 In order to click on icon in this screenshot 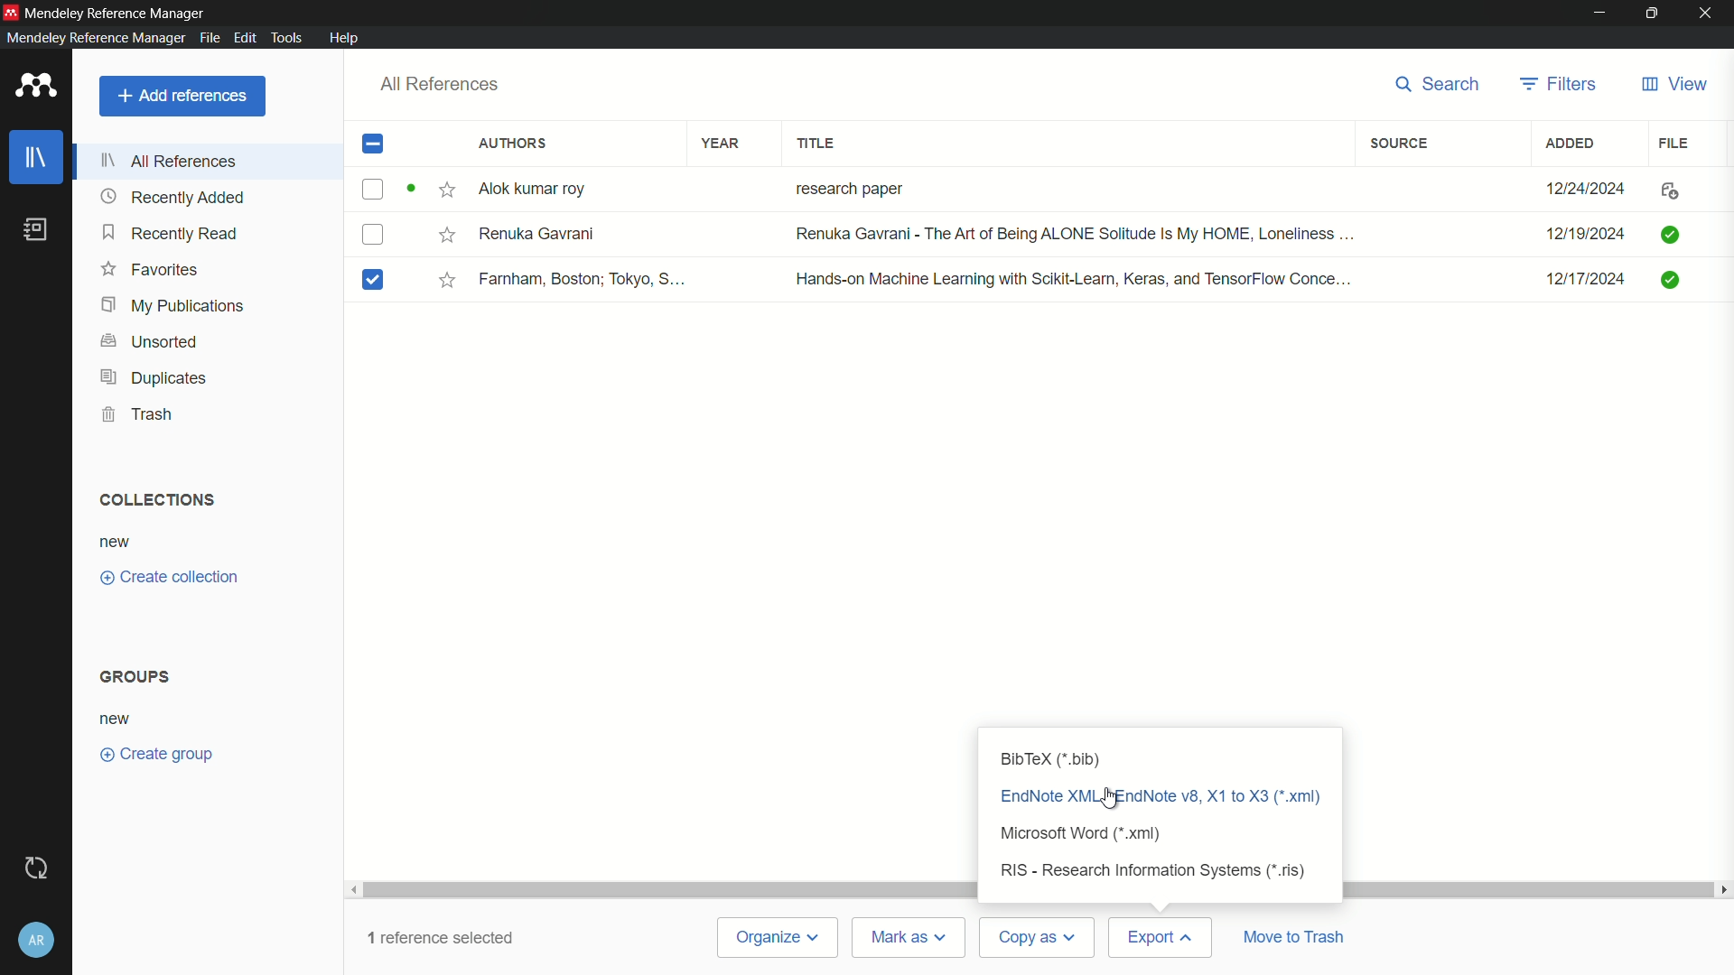, I will do `click(1666, 282)`.